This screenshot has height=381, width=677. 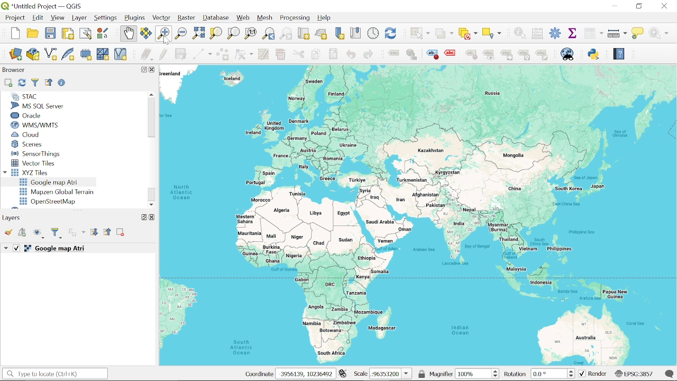 I want to click on Mesh, so click(x=266, y=18).